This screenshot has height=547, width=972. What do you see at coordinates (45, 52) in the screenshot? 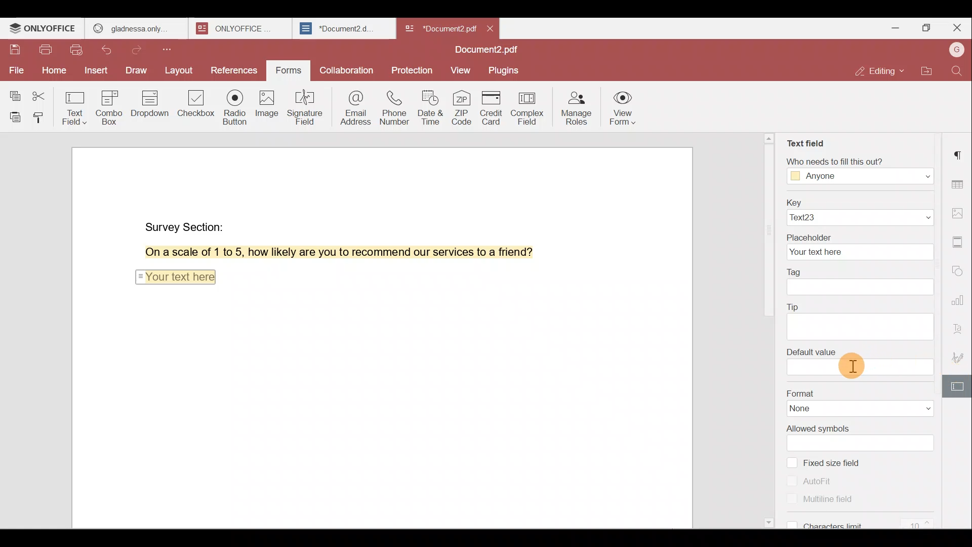
I see `Print file` at bounding box center [45, 52].